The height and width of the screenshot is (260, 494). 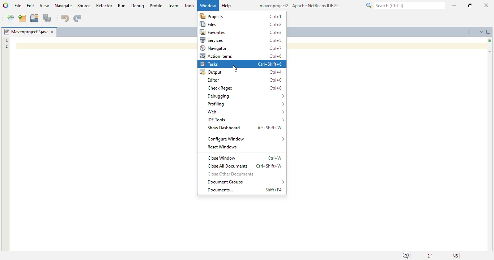 What do you see at coordinates (406, 255) in the screenshot?
I see `notifications` at bounding box center [406, 255].